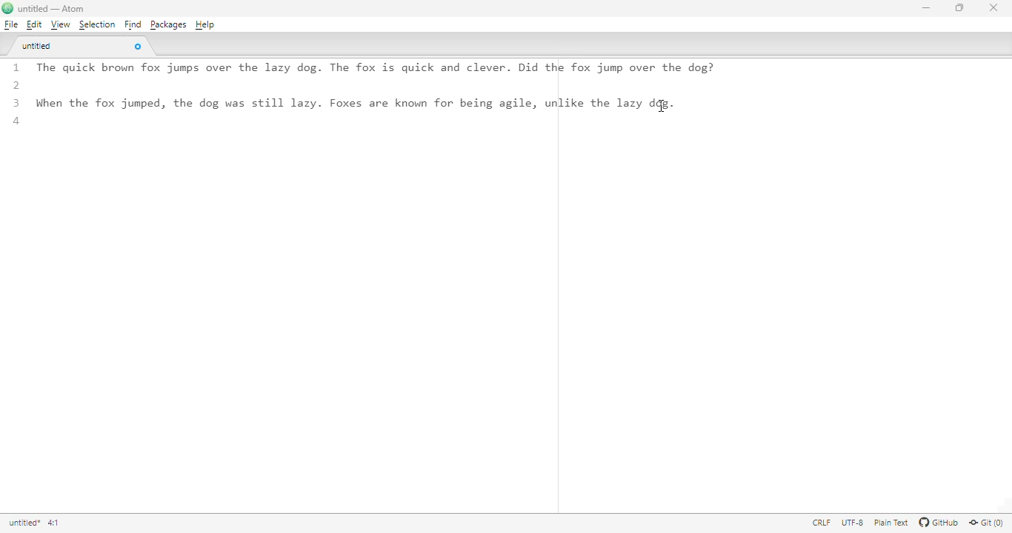 The image size is (1012, 533). Describe the element at coordinates (892, 523) in the screenshot. I see `plain text` at that location.